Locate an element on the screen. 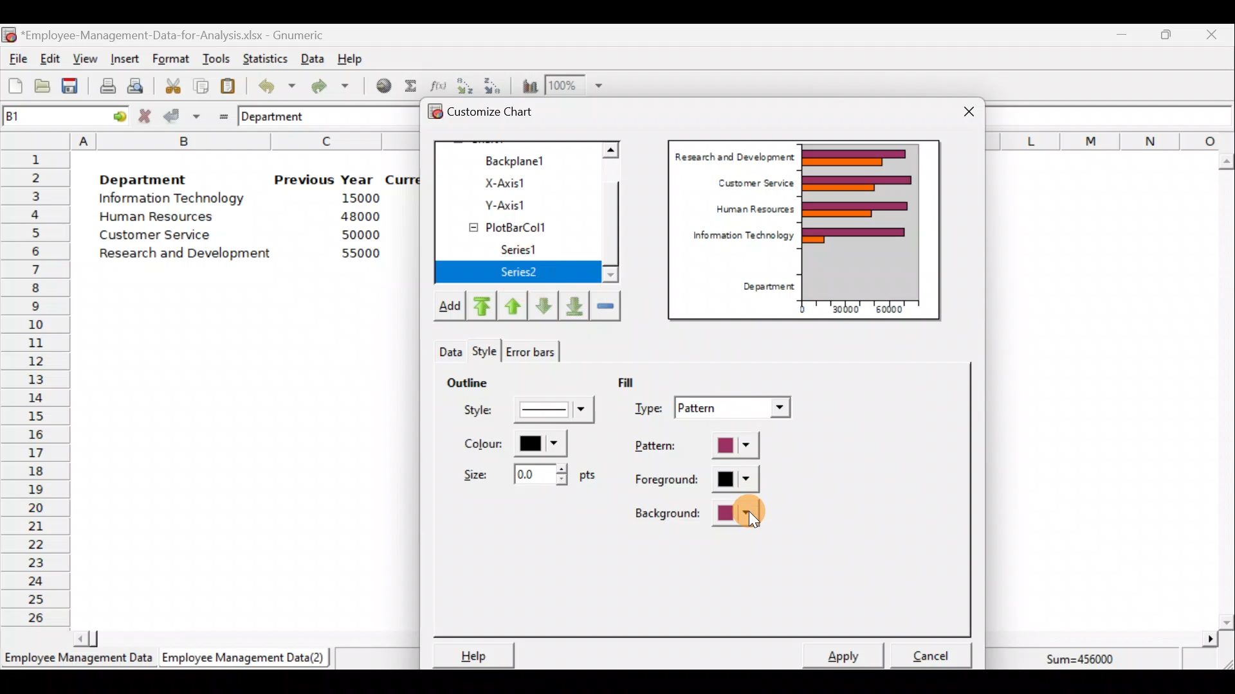 Image resolution: width=1235 pixels, height=694 pixels. Sum into the current cell is located at coordinates (408, 85).